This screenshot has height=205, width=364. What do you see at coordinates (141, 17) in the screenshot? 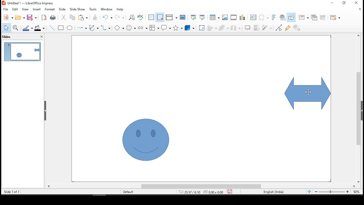
I see `spell check` at bounding box center [141, 17].